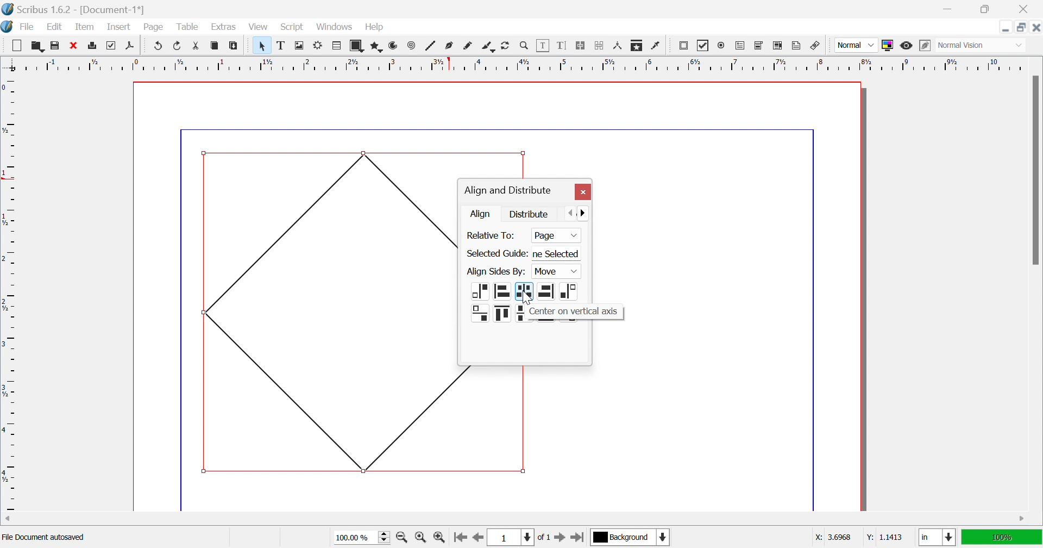  I want to click on Save, so click(53, 44).